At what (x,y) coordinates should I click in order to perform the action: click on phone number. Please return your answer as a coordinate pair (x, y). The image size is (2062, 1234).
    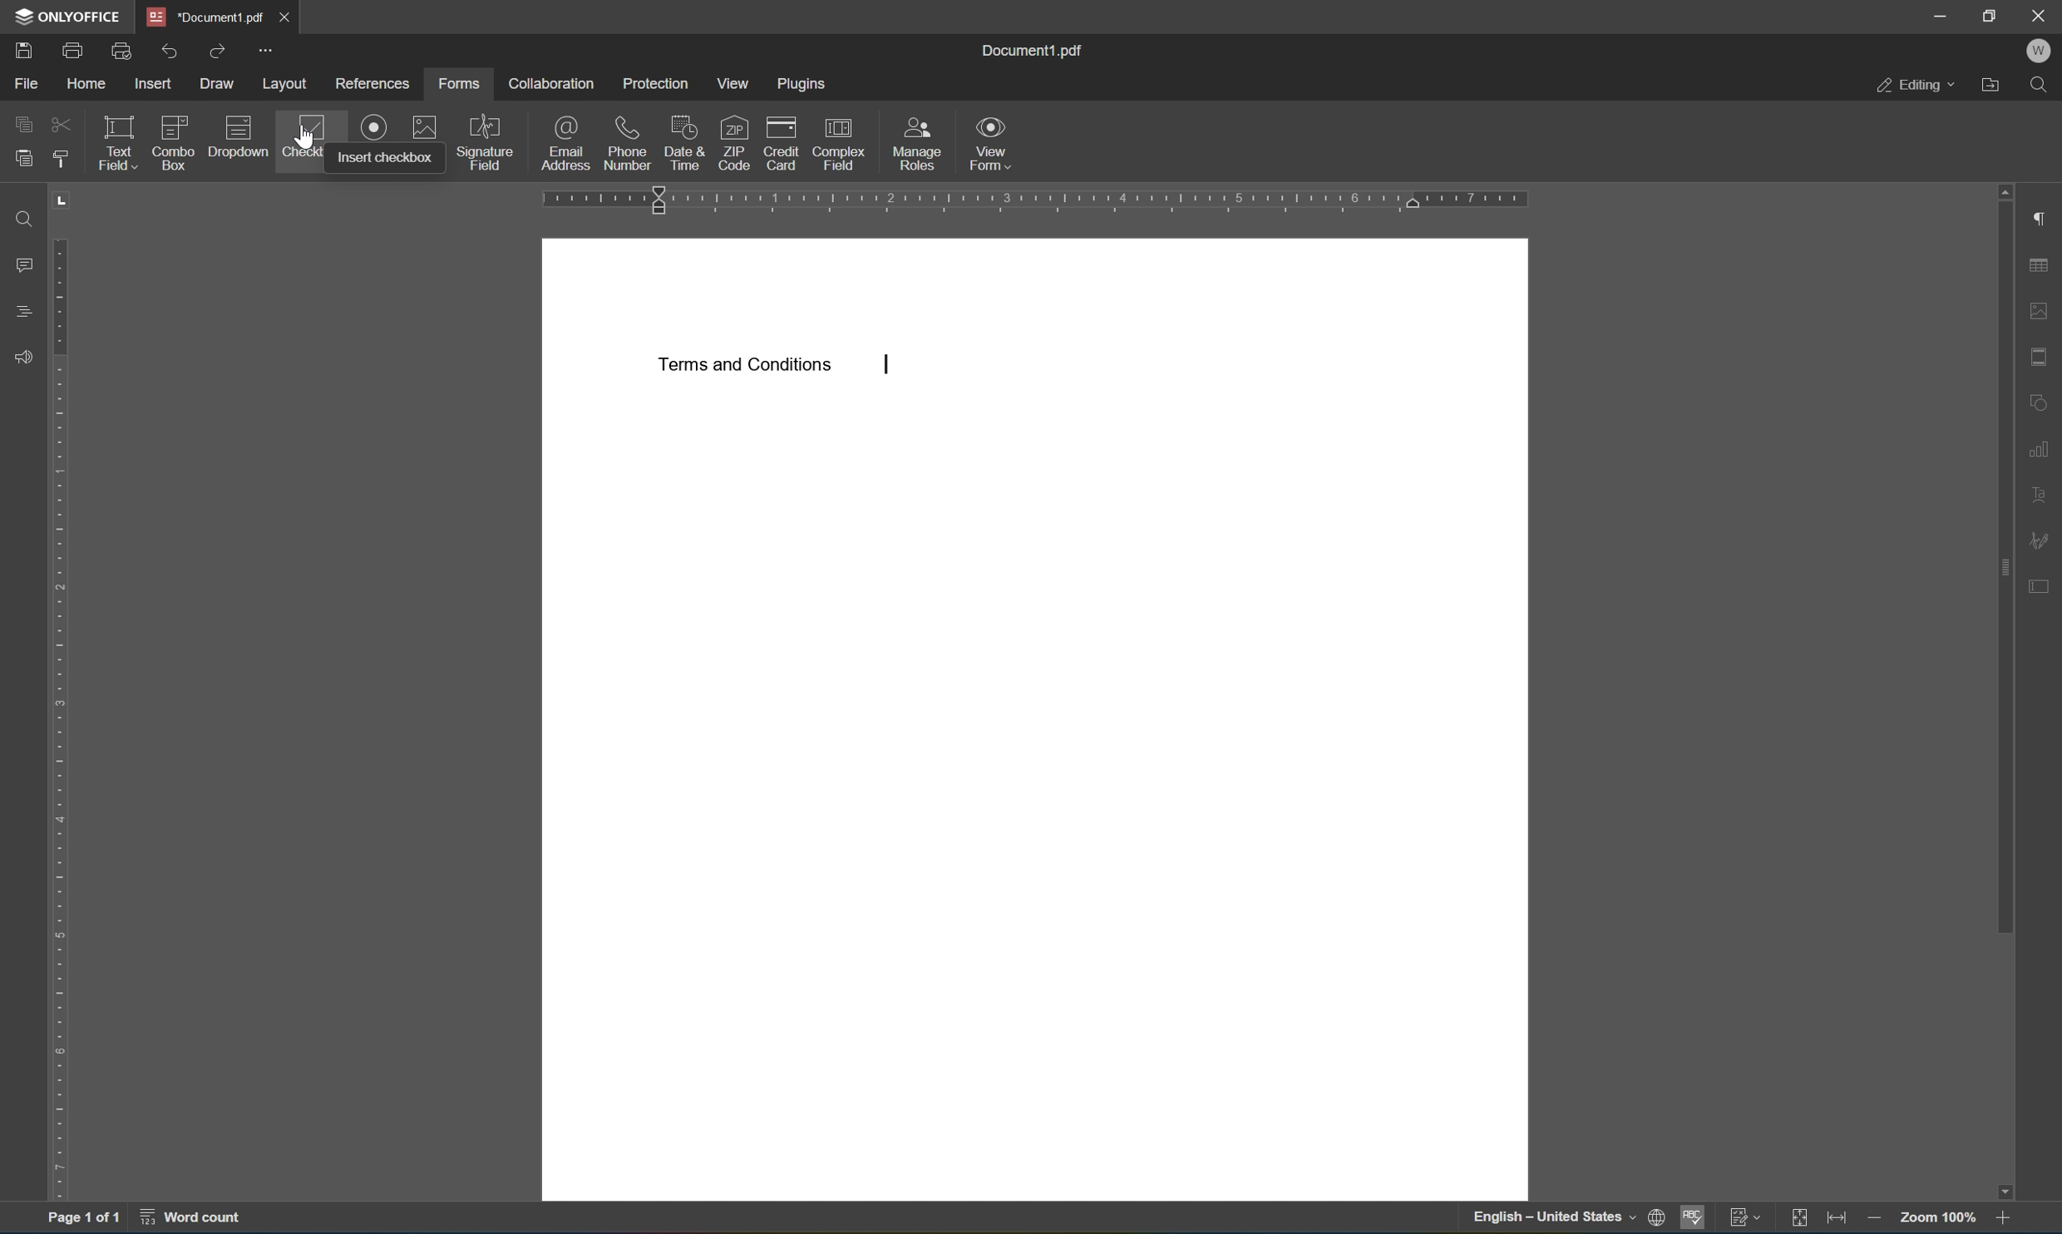
    Looking at the image, I should click on (628, 143).